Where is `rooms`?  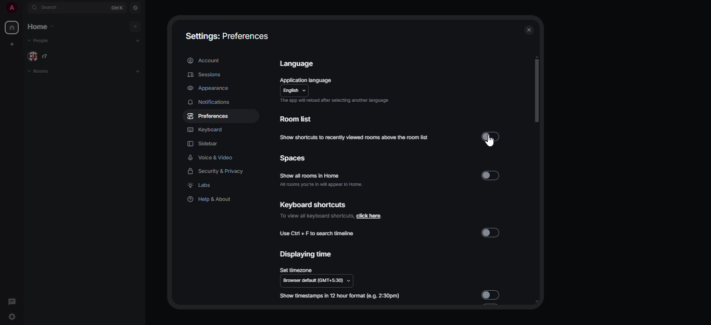 rooms is located at coordinates (50, 73).